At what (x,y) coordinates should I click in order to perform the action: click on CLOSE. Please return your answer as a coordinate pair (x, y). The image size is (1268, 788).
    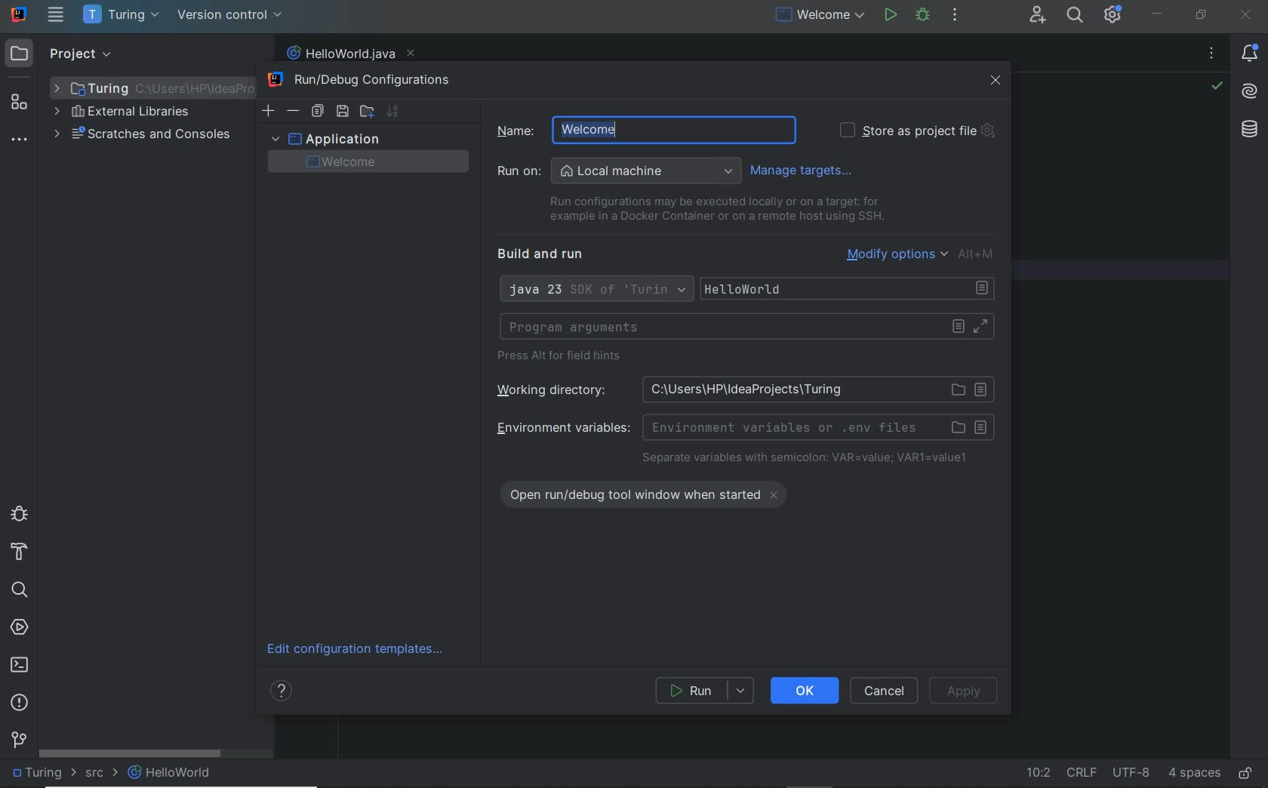
    Looking at the image, I should click on (996, 81).